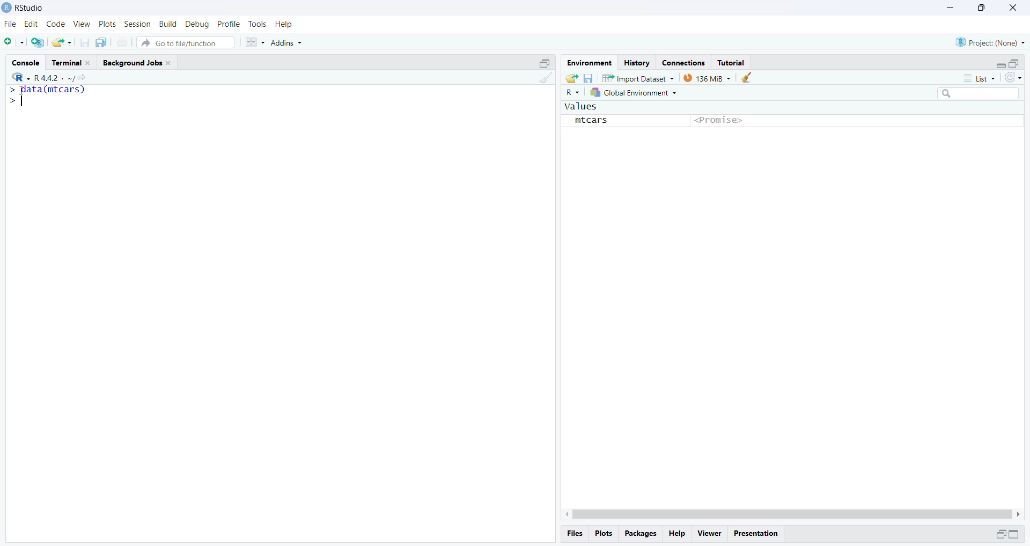 The width and height of the screenshot is (1030, 546). Describe the element at coordinates (991, 42) in the screenshot. I see `Project (None)` at that location.